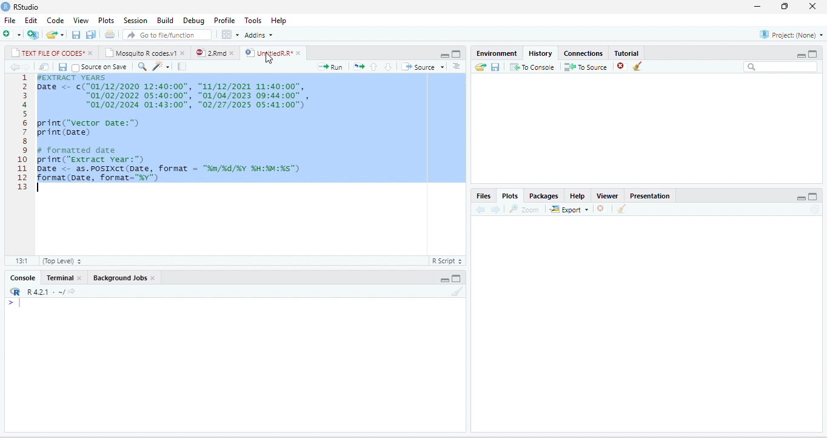 Image resolution: width=827 pixels, height=438 pixels. I want to click on maximize, so click(456, 278).